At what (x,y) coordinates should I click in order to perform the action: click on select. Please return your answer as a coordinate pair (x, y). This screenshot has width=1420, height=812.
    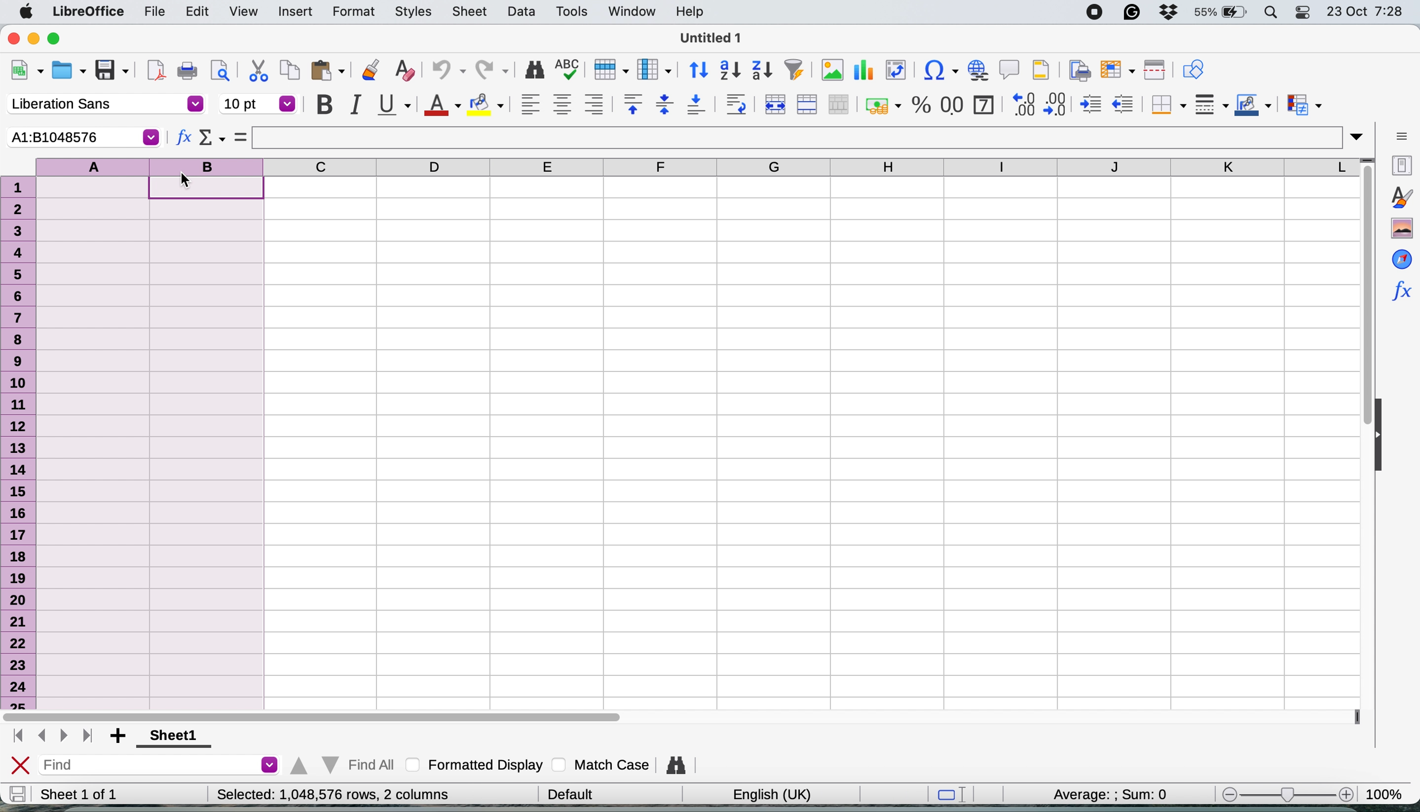
    Looking at the image, I should click on (241, 137).